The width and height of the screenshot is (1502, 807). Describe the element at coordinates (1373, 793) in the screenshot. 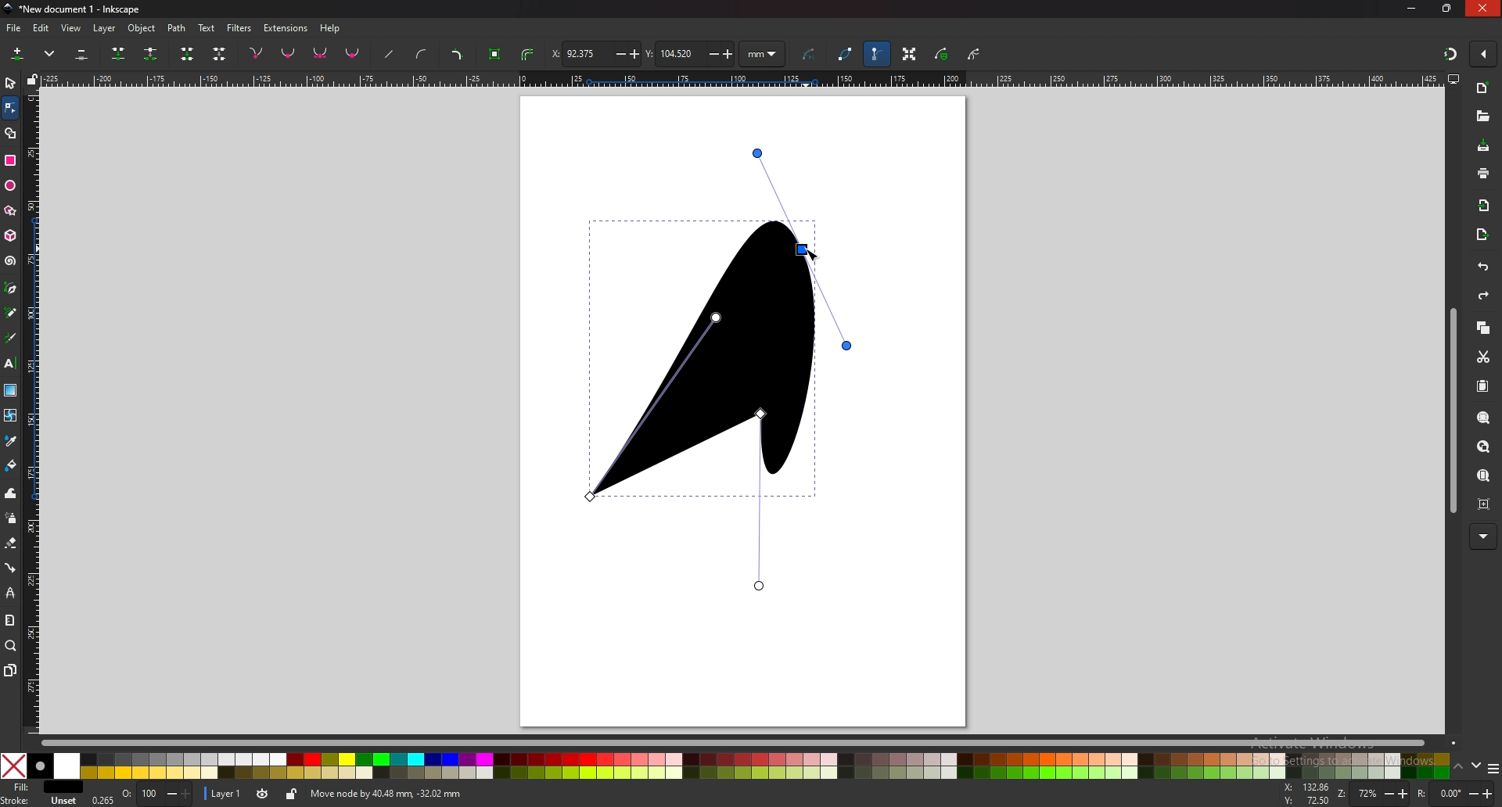

I see `zoom` at that location.